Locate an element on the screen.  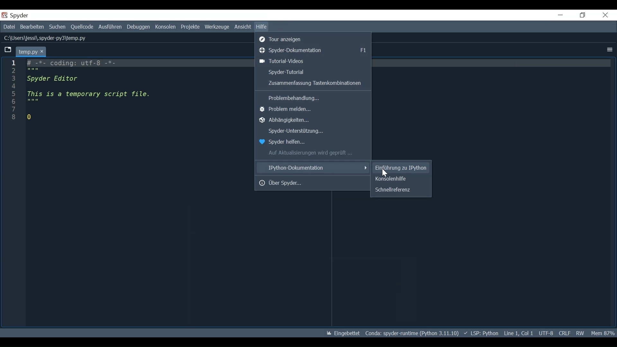
temp.py is located at coordinates (31, 51).